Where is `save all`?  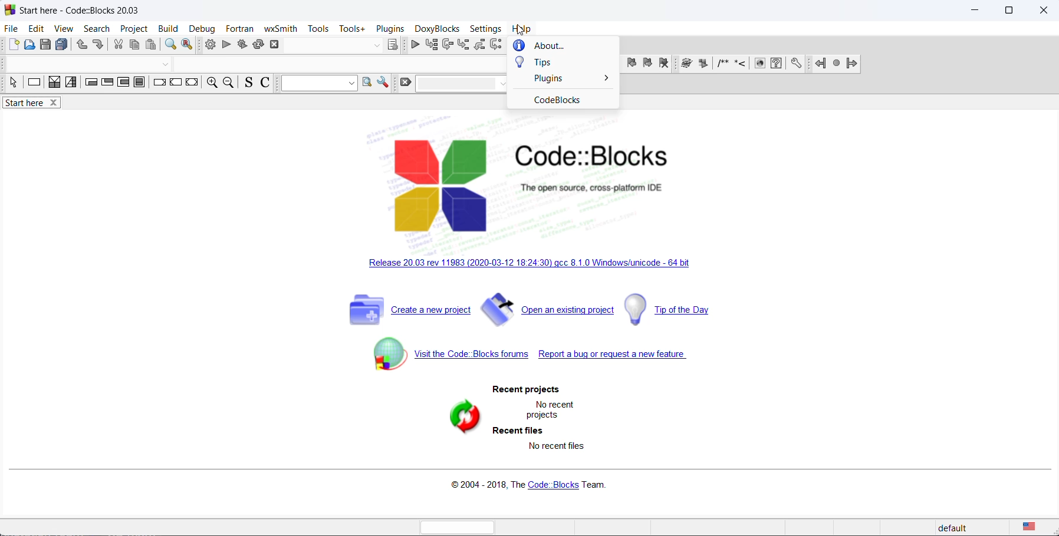 save all is located at coordinates (63, 45).